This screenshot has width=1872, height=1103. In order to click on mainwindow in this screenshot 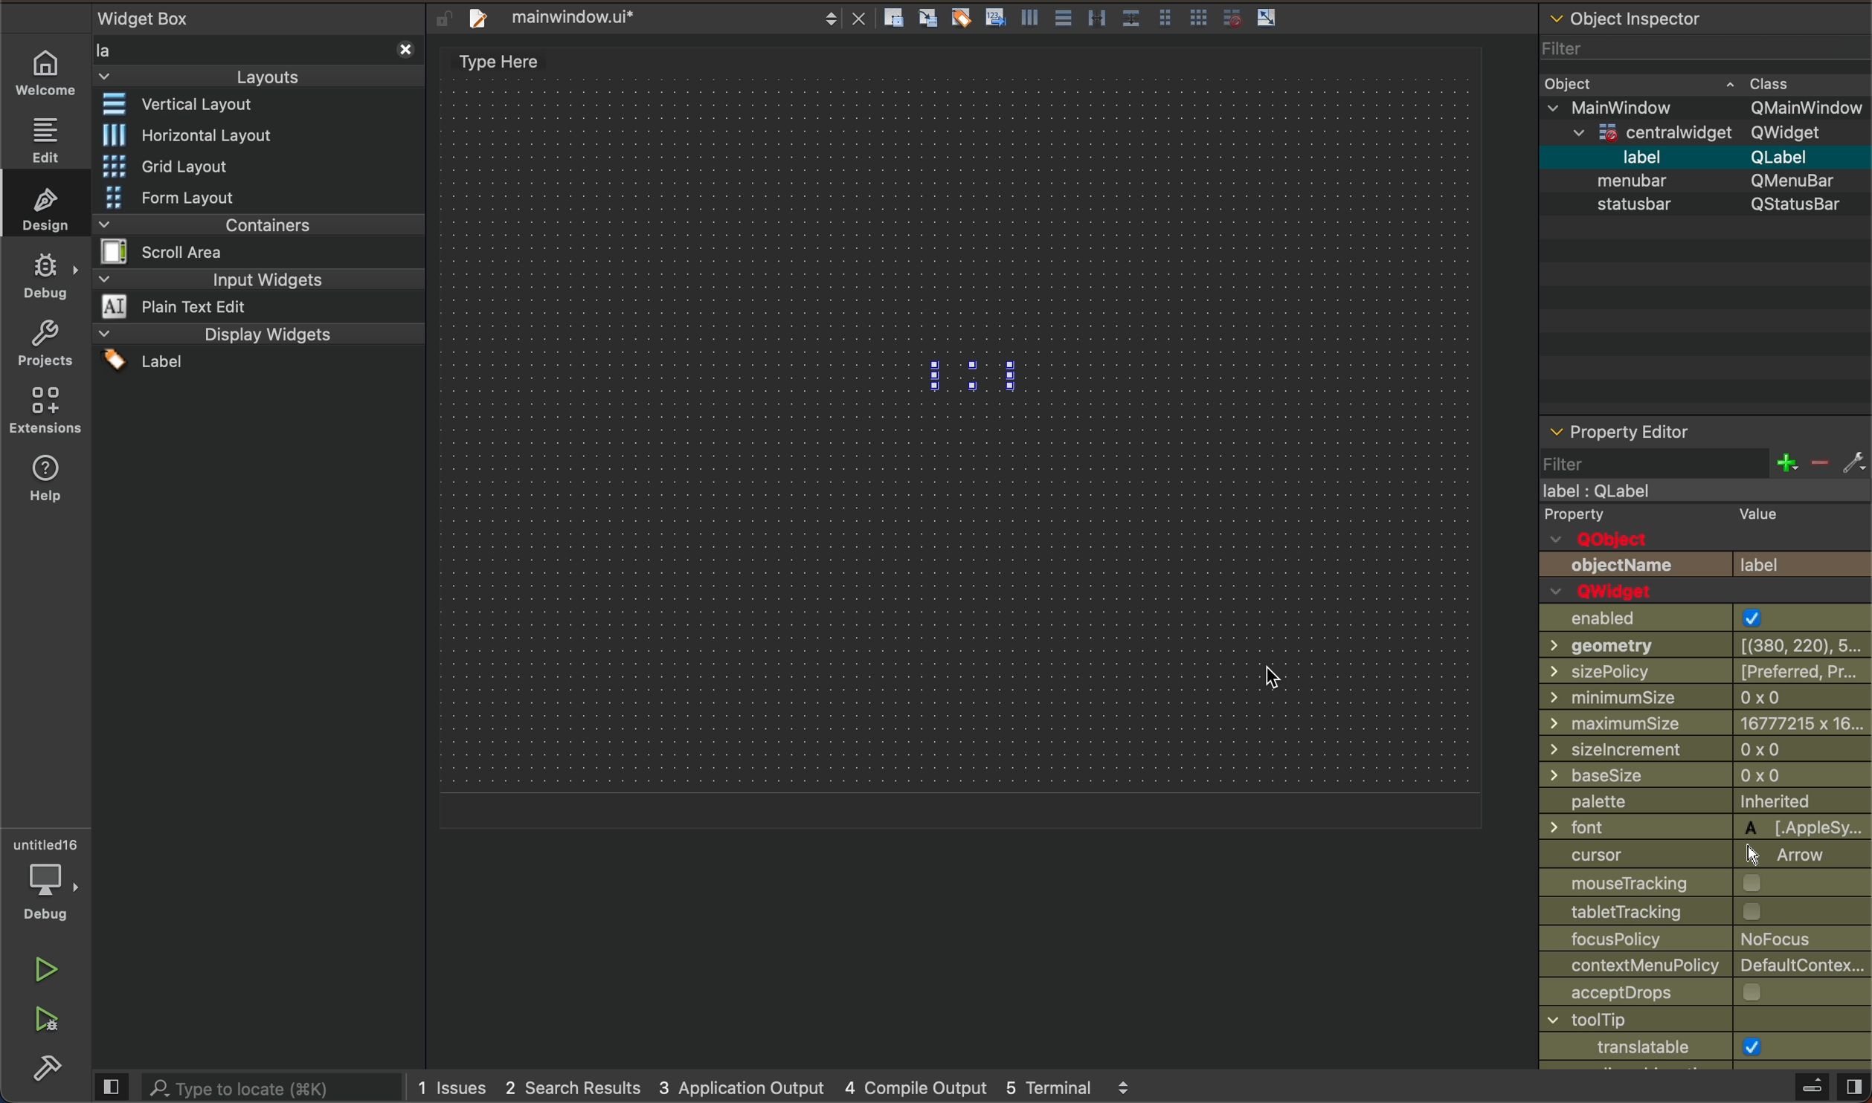, I will do `click(1708, 108)`.